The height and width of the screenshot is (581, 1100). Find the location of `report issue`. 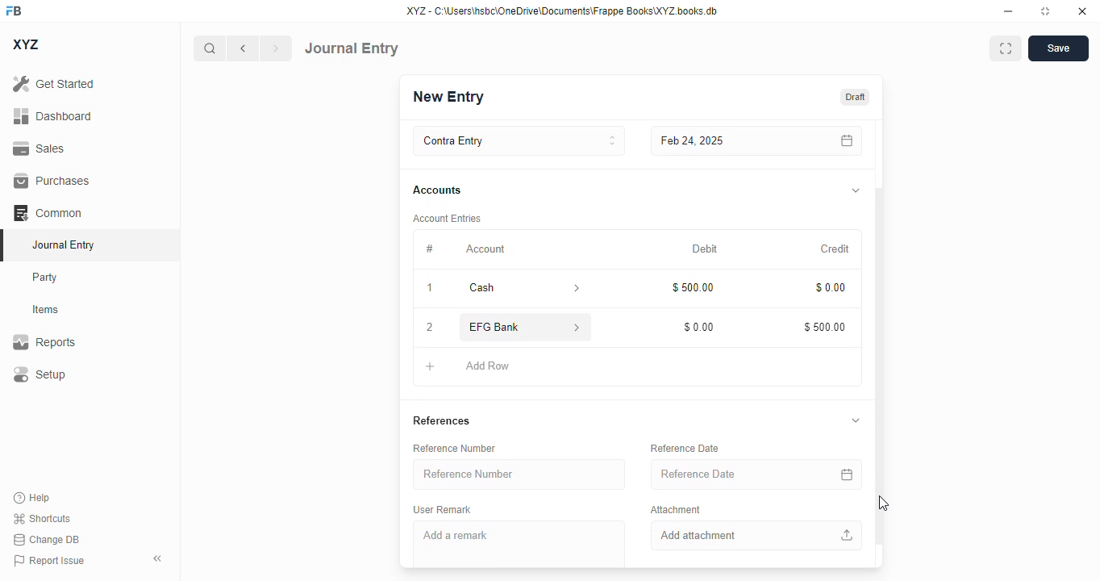

report issue is located at coordinates (49, 560).